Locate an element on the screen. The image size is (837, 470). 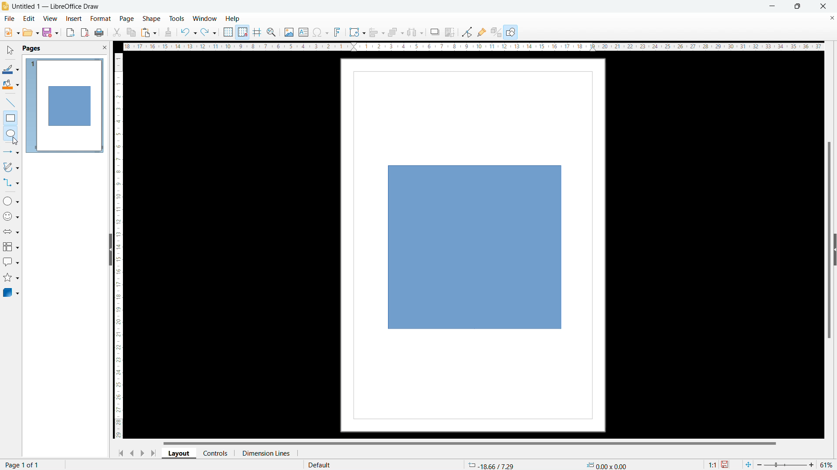
block arrows is located at coordinates (12, 232).